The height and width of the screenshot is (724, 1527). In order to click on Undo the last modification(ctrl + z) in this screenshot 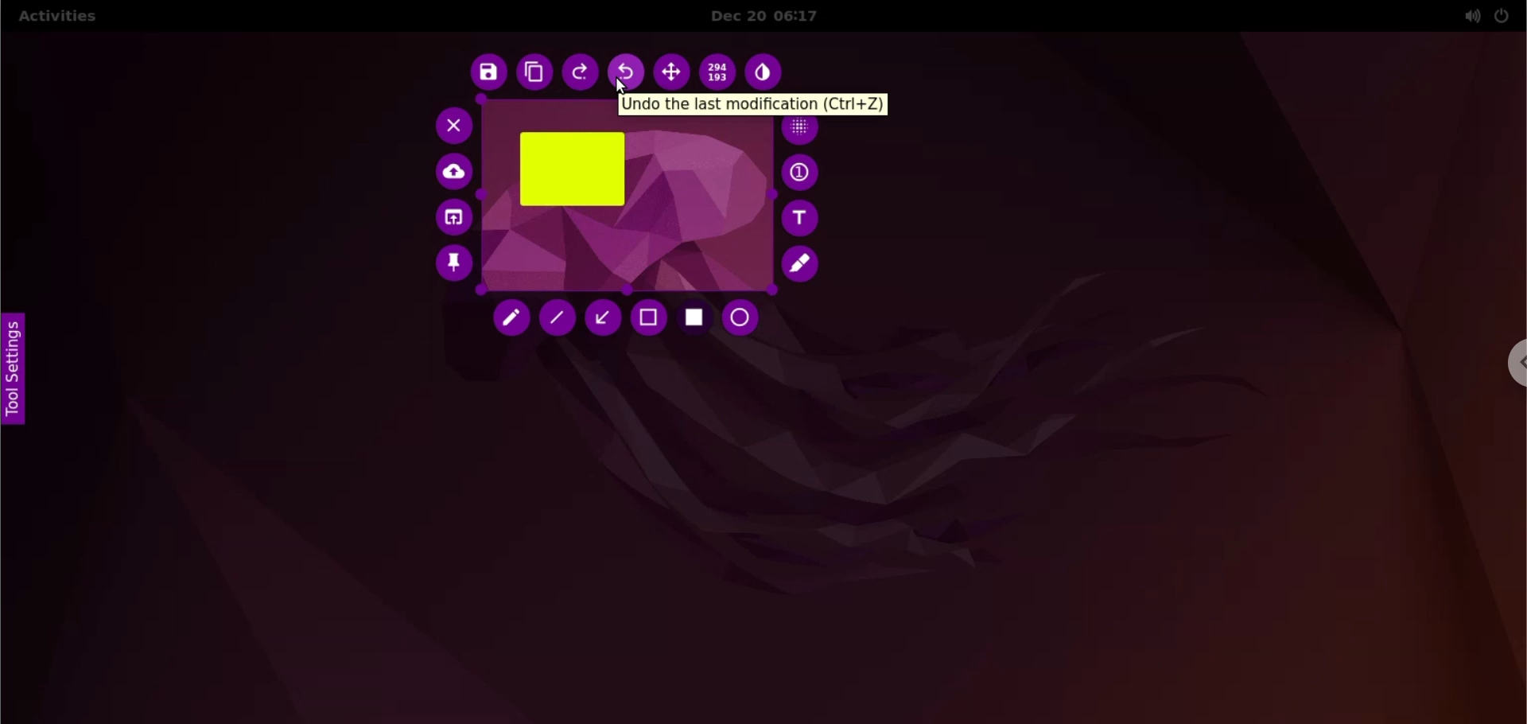, I will do `click(757, 105)`.